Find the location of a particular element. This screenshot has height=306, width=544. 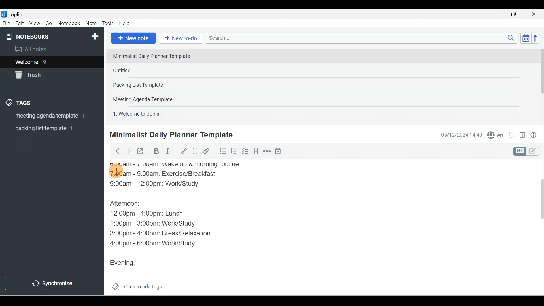

Close is located at coordinates (535, 14).